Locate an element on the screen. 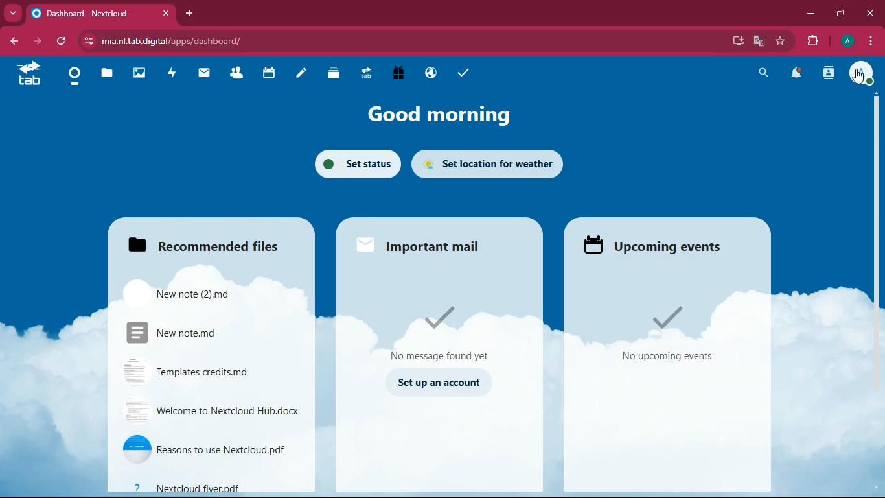 The image size is (885, 498). forward is located at coordinates (39, 43).